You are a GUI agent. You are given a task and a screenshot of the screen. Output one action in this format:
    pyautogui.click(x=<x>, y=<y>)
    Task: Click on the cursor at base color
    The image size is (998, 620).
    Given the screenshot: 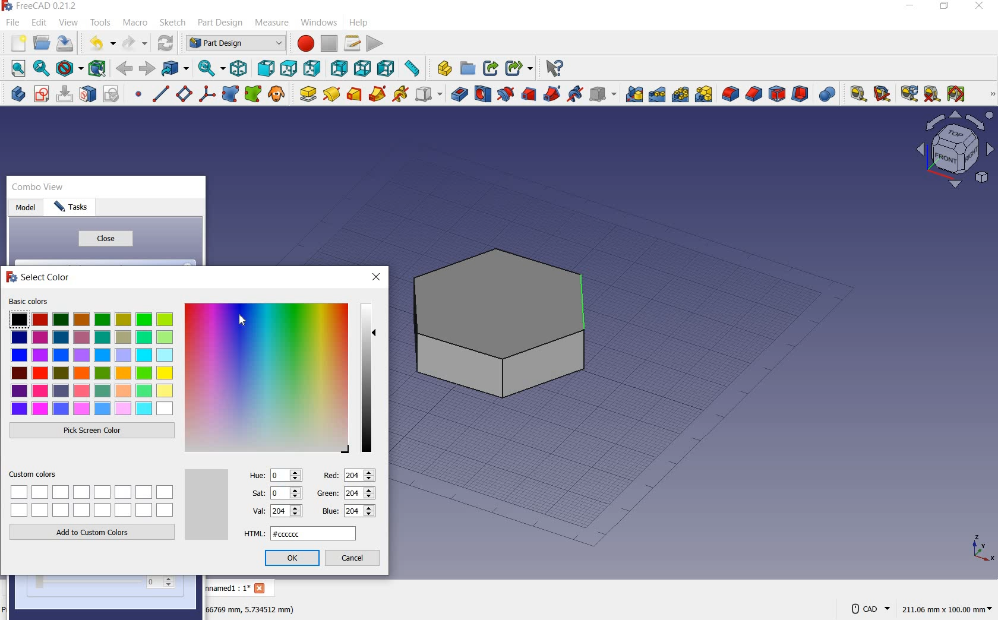 What is the action you would take?
    pyautogui.click(x=244, y=320)
    